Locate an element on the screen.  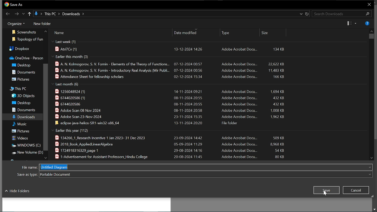
) 6744020586 (1) is located at coordinates (71, 98).